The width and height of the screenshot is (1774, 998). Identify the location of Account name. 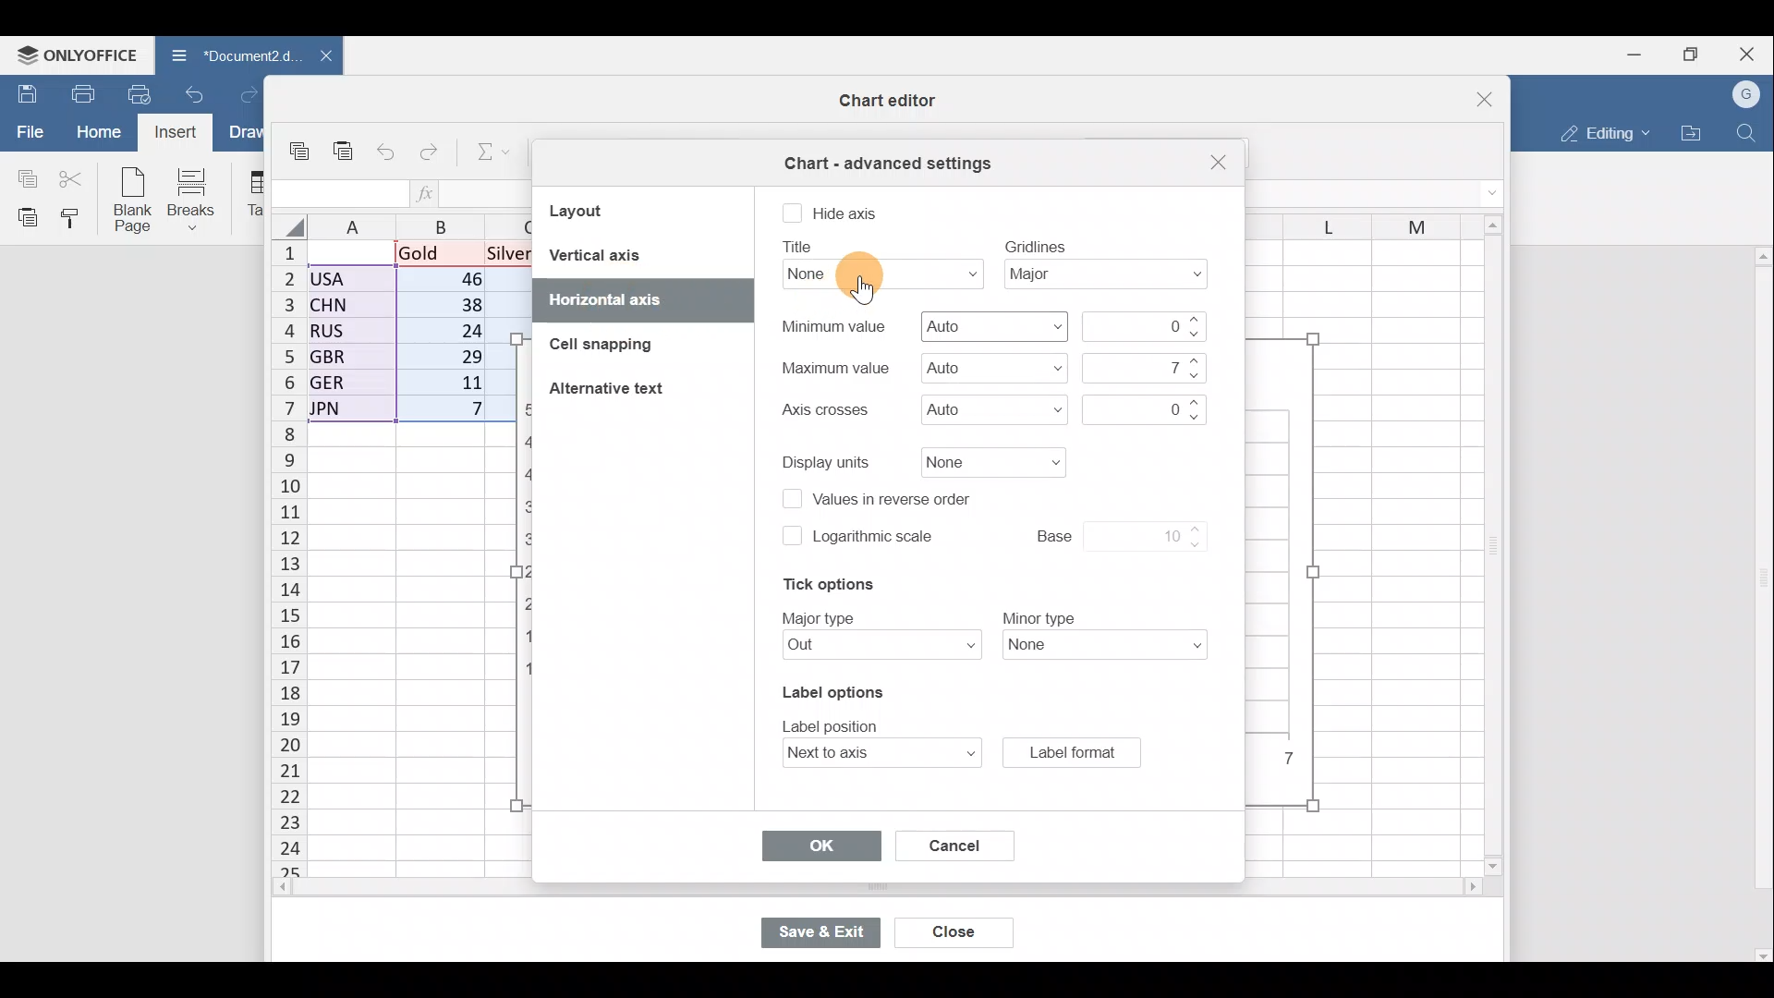
(1748, 92).